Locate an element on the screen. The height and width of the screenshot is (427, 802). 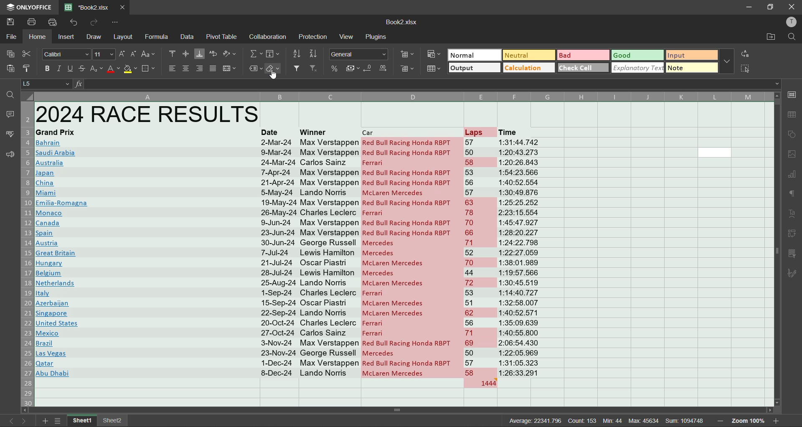
signature is located at coordinates (791, 274).